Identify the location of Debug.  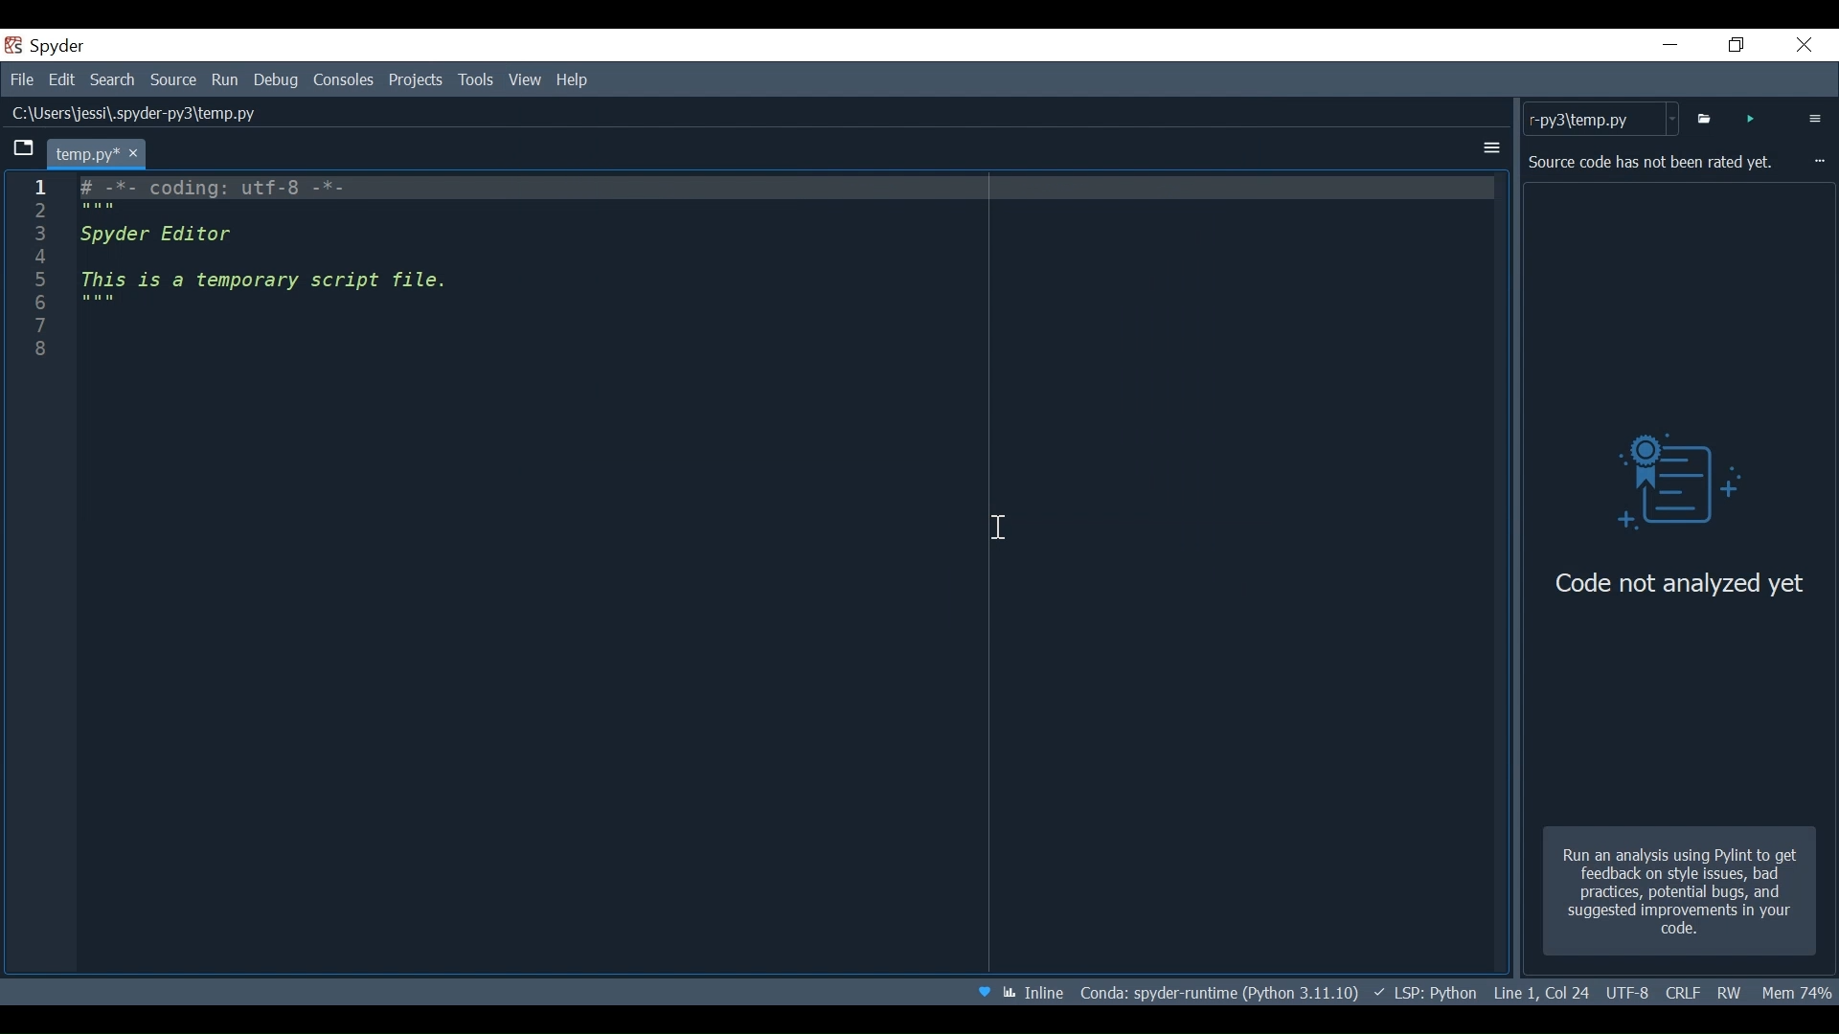
(275, 79).